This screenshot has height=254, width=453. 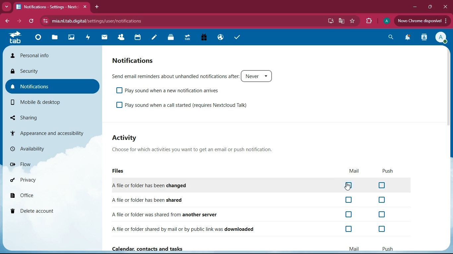 What do you see at coordinates (417, 7) in the screenshot?
I see `minimize` at bounding box center [417, 7].